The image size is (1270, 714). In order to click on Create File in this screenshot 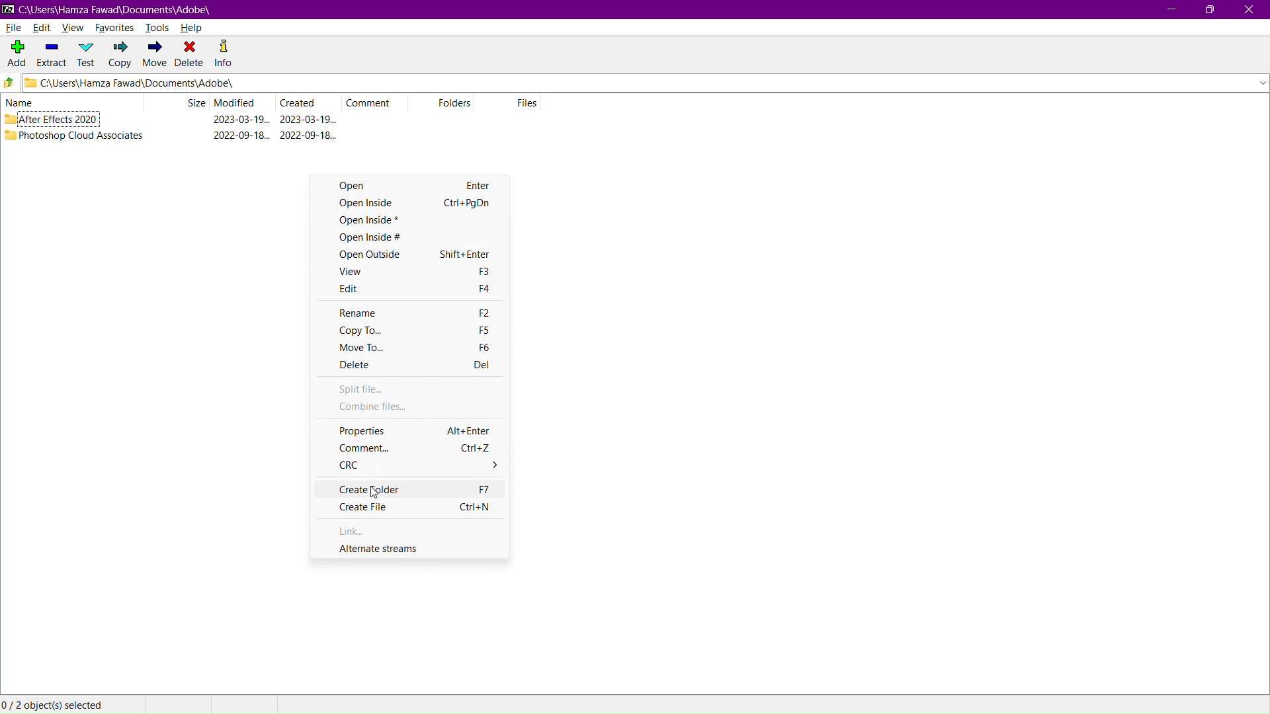, I will do `click(409, 507)`.